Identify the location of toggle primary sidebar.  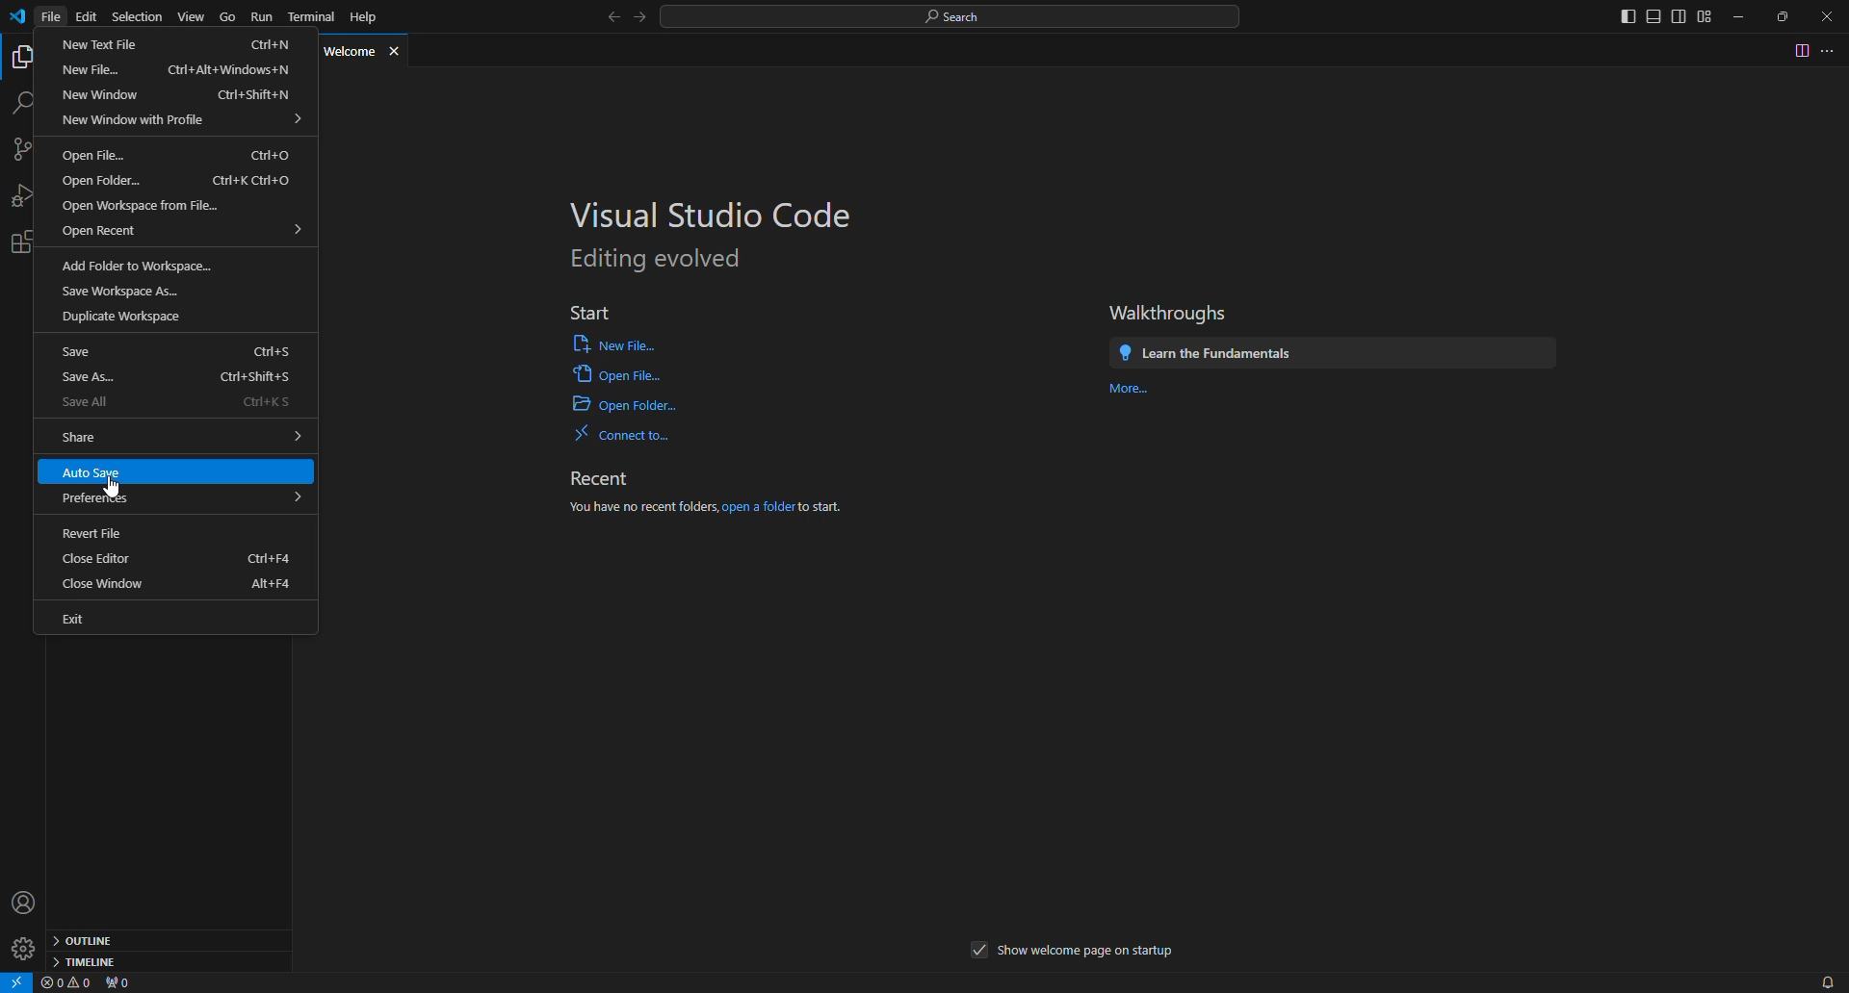
(1627, 16).